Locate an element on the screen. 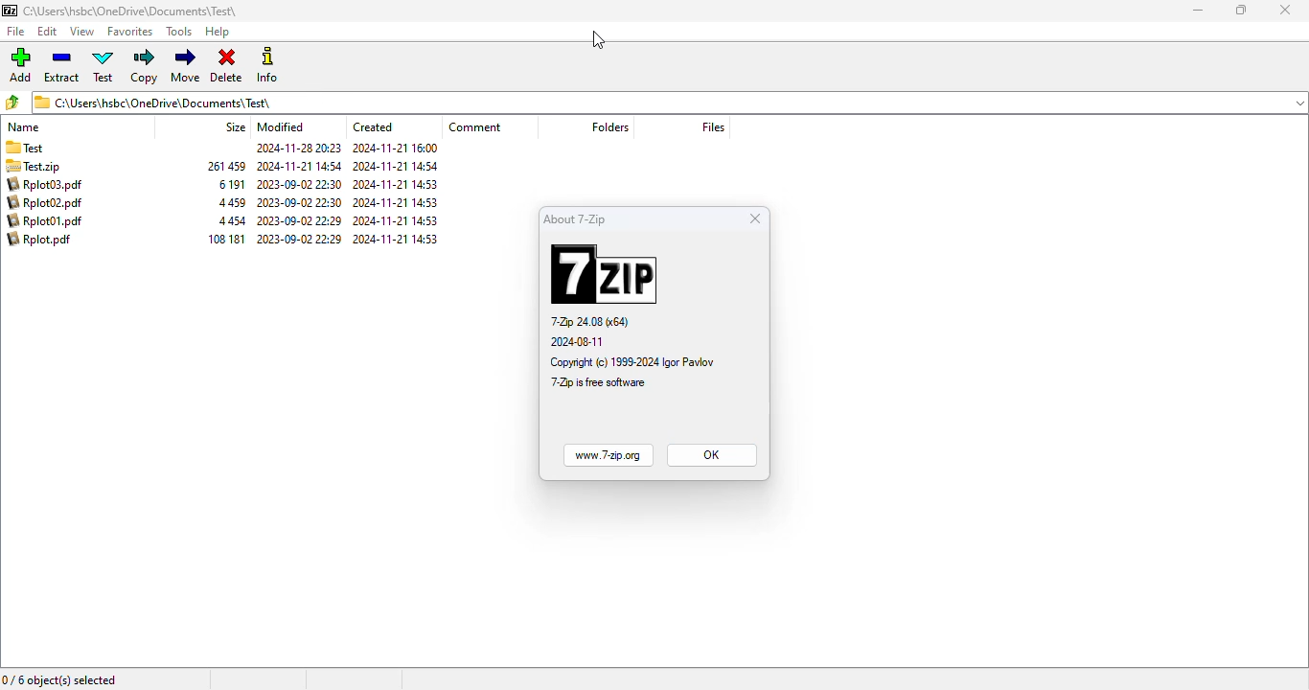 This screenshot has height=690, width=1309. delete is located at coordinates (227, 66).